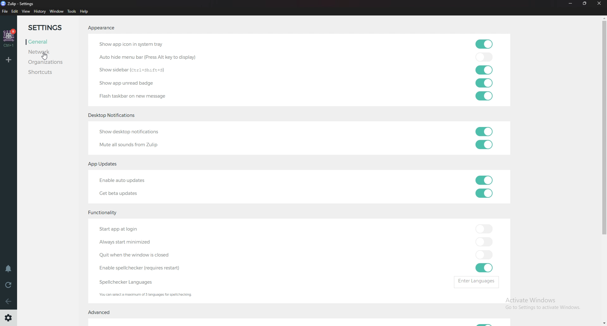 This screenshot has height=326, width=607. What do you see at coordinates (7, 301) in the screenshot?
I see `Back` at bounding box center [7, 301].